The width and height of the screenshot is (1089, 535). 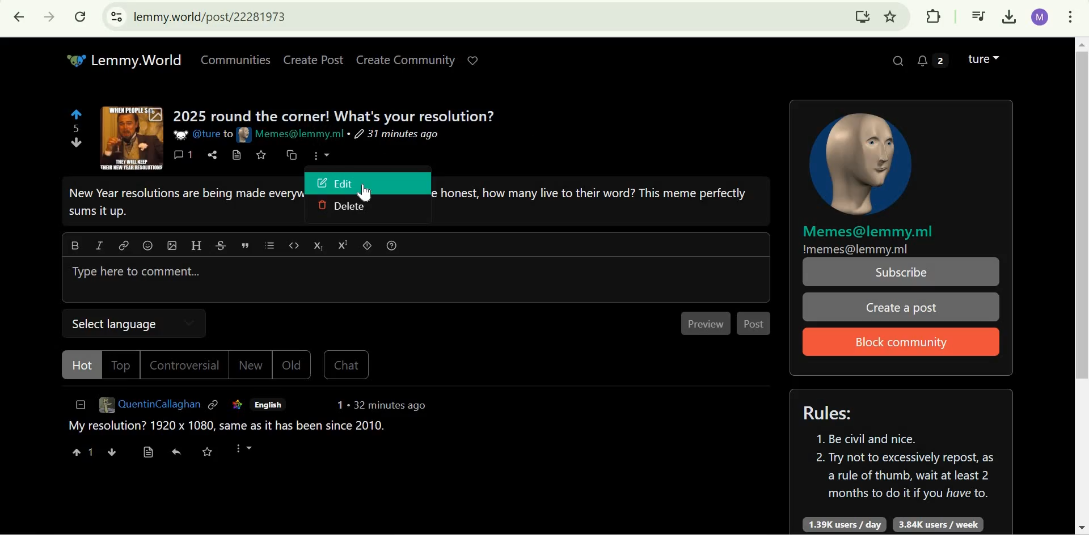 I want to click on English, so click(x=270, y=405).